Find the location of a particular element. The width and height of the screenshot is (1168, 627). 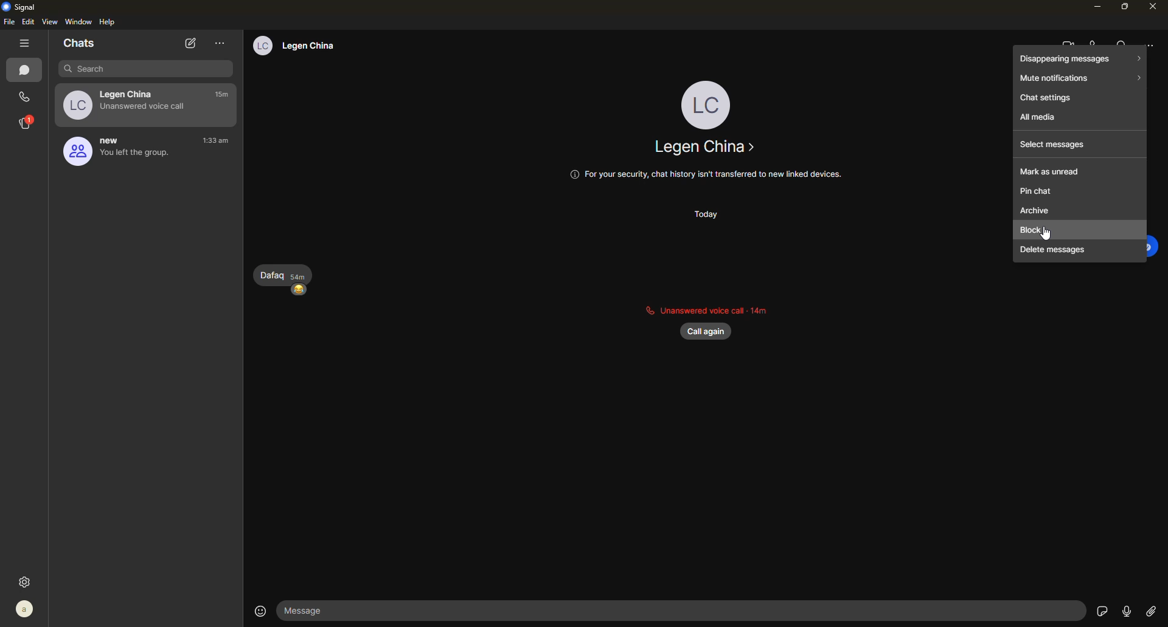

Message is located at coordinates (675, 611).